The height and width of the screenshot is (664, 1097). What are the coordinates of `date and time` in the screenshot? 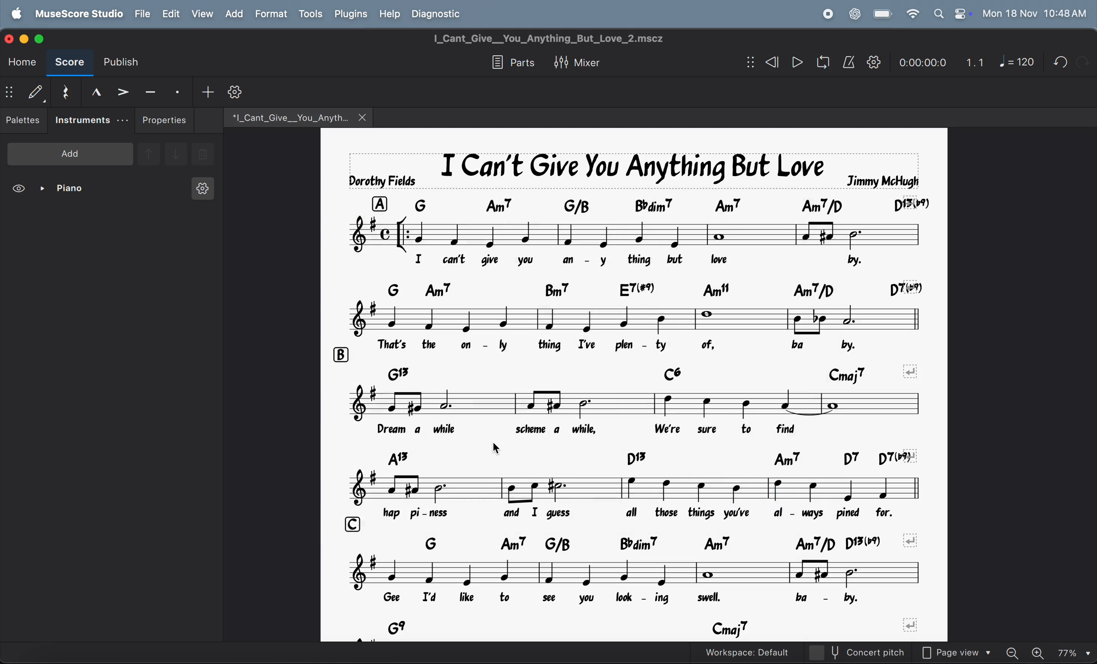 It's located at (1035, 13).